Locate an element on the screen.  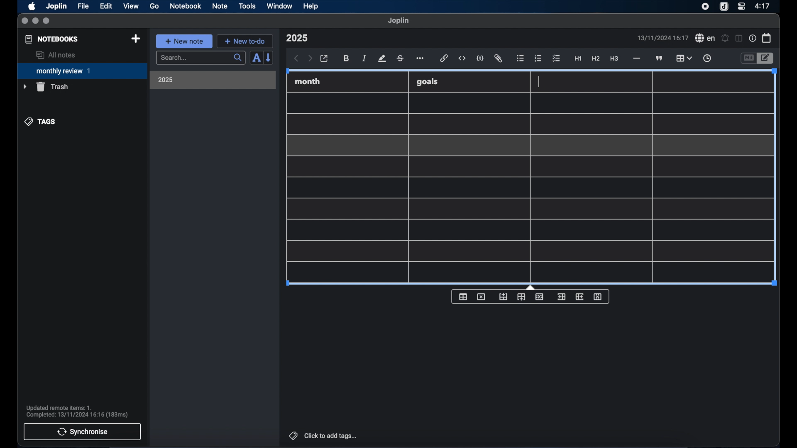
toggle editor layout is located at coordinates (739, 38).